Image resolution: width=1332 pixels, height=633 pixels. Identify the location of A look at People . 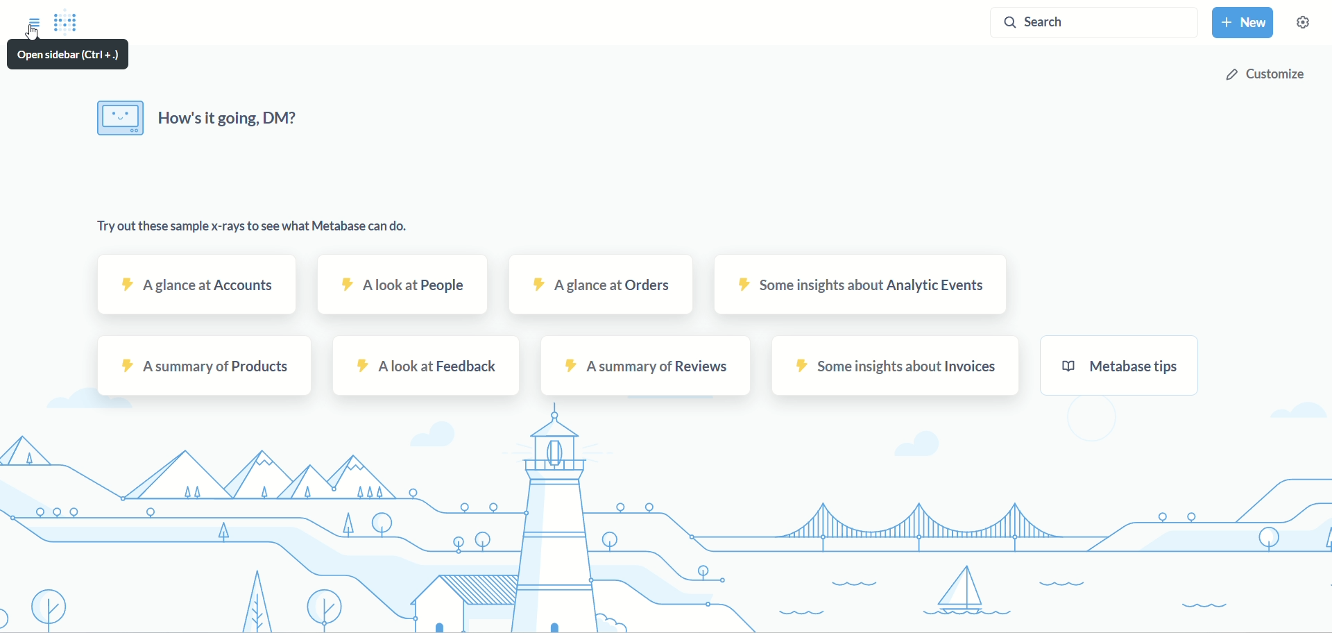
(404, 285).